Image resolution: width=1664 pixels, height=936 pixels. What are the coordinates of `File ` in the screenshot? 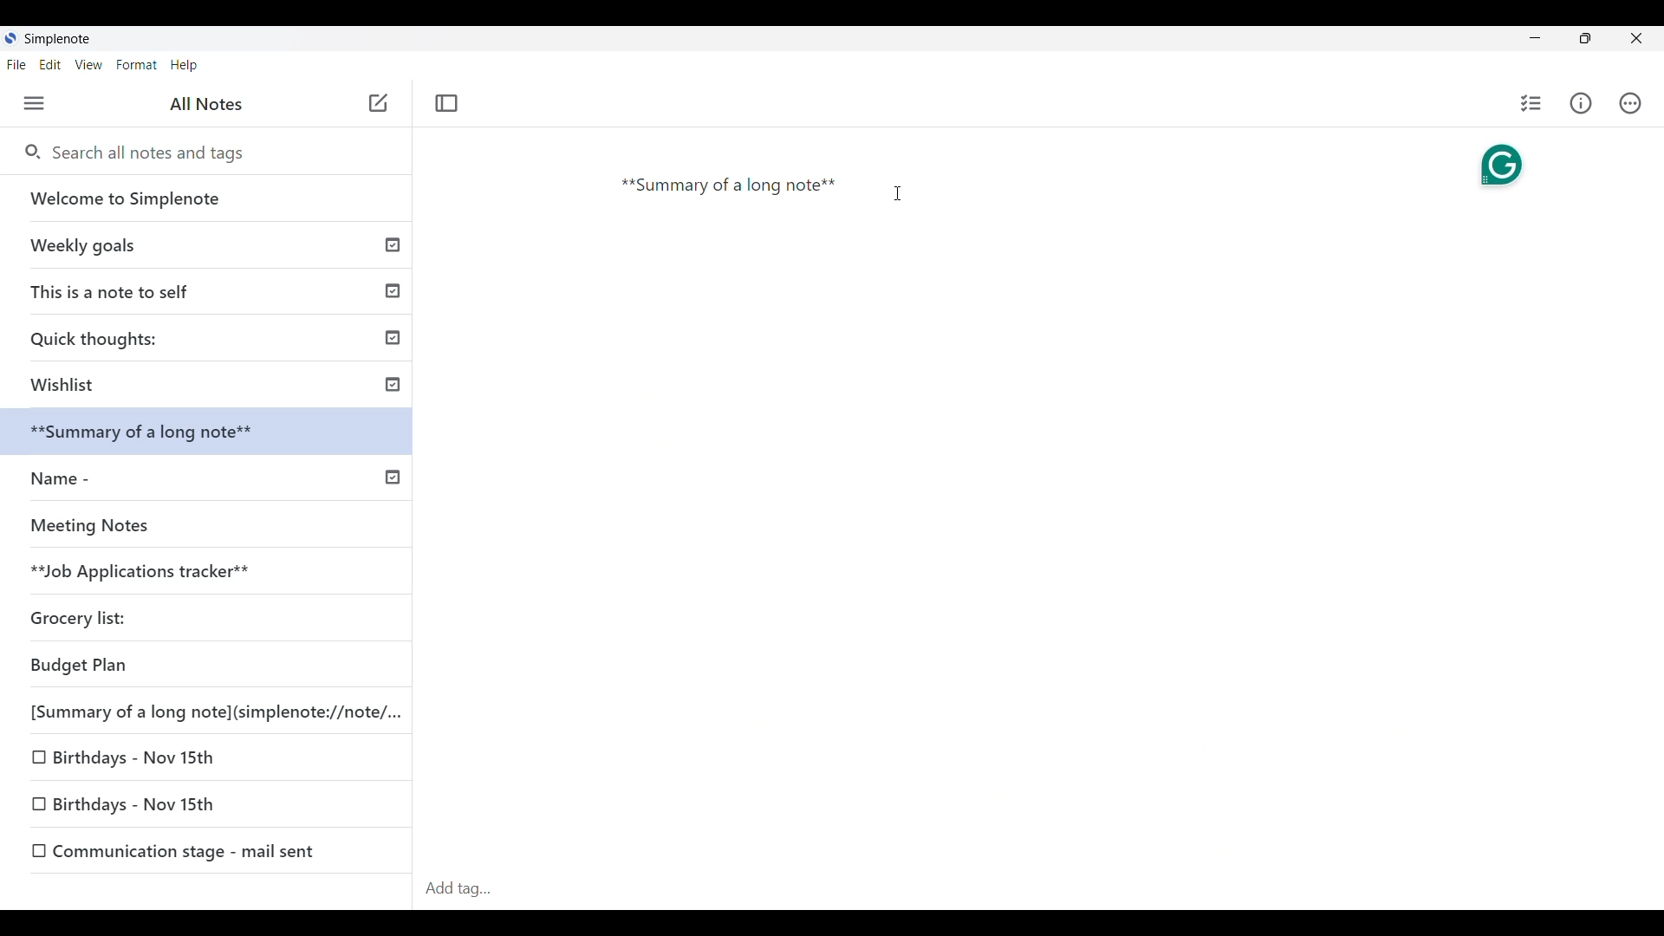 It's located at (16, 64).